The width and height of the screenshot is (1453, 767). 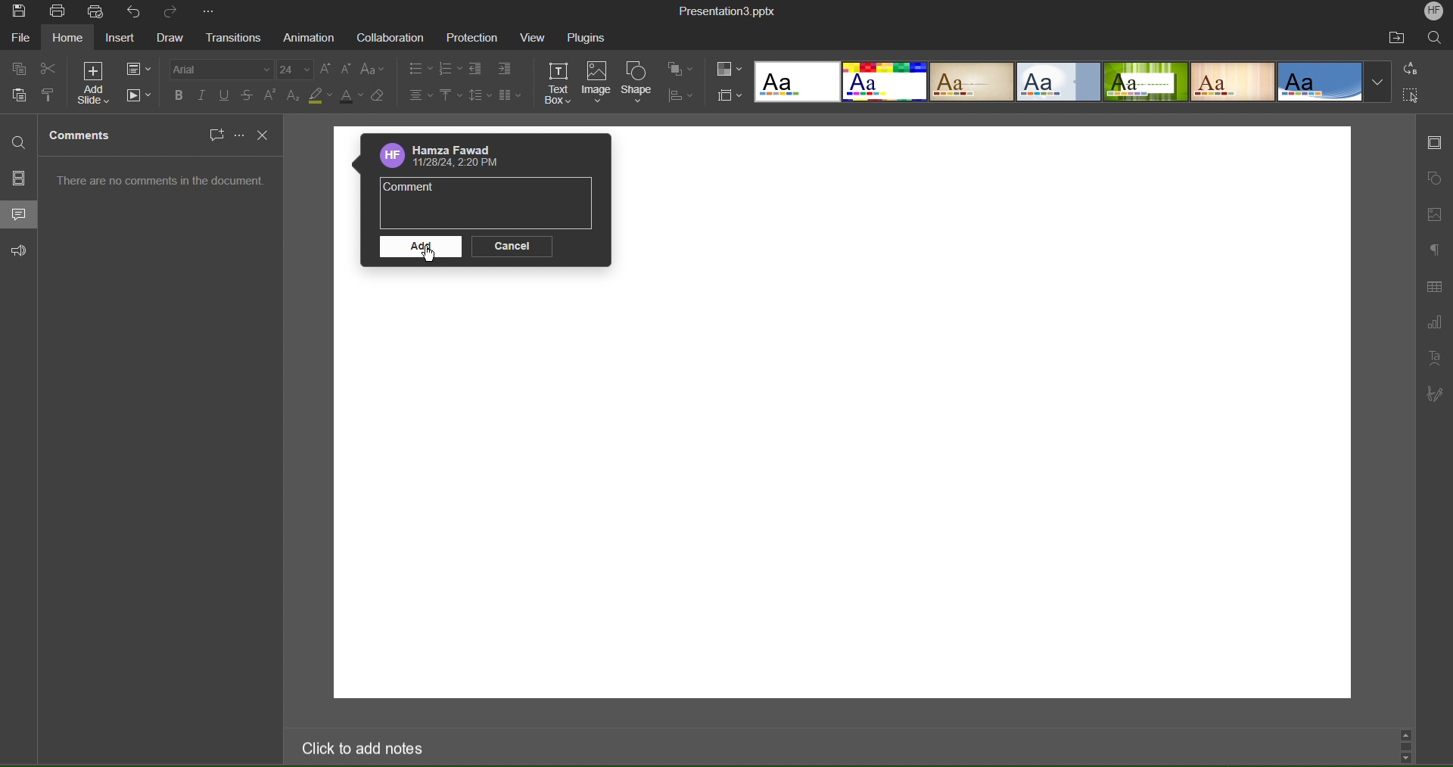 I want to click on Strikethrough, so click(x=248, y=96).